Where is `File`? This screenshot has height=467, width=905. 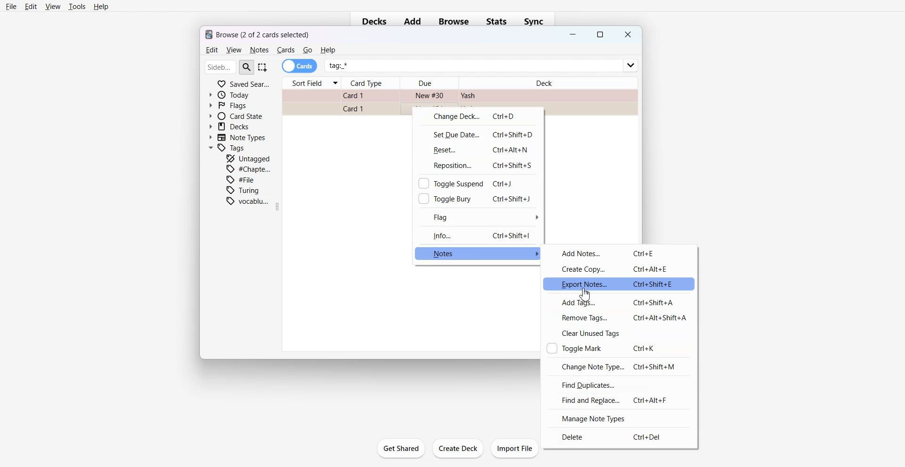 File is located at coordinates (243, 179).